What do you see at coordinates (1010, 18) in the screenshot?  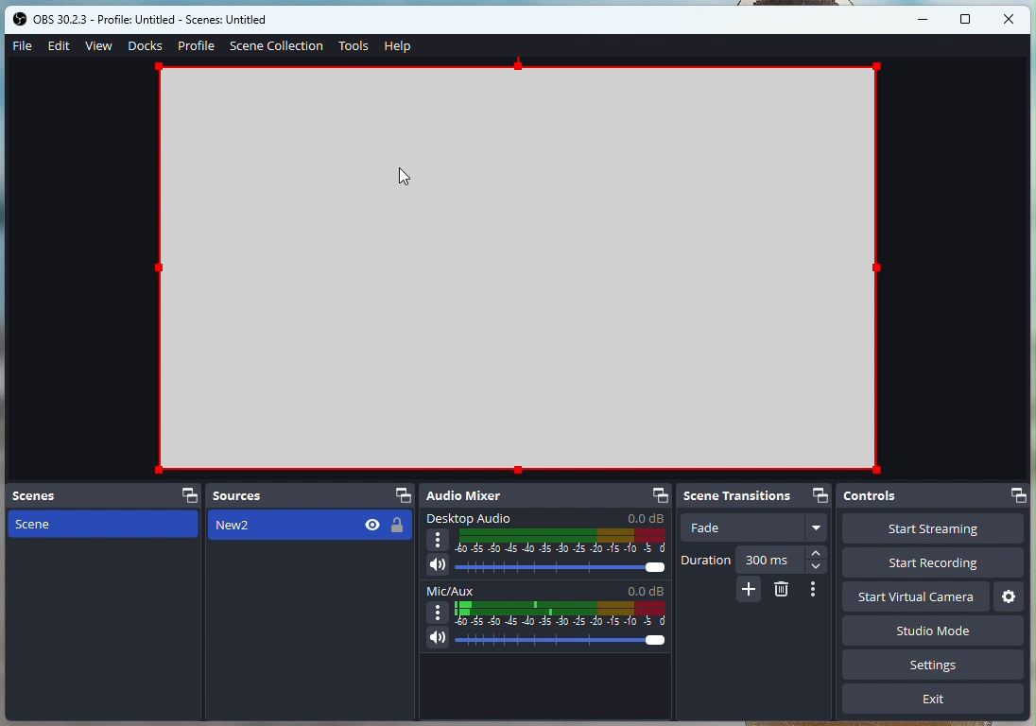 I see `close` at bounding box center [1010, 18].